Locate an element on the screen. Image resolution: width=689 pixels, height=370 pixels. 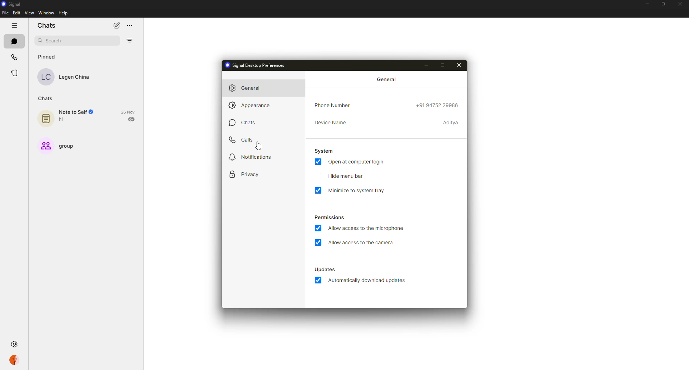
chats is located at coordinates (46, 98).